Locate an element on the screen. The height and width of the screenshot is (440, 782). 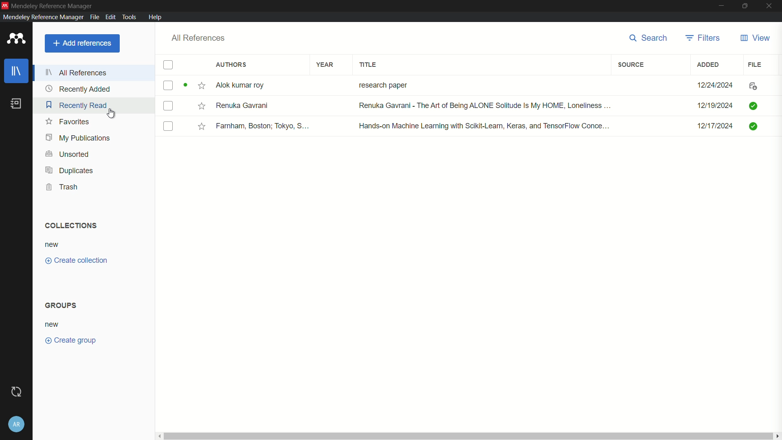
(un)select is located at coordinates (169, 127).